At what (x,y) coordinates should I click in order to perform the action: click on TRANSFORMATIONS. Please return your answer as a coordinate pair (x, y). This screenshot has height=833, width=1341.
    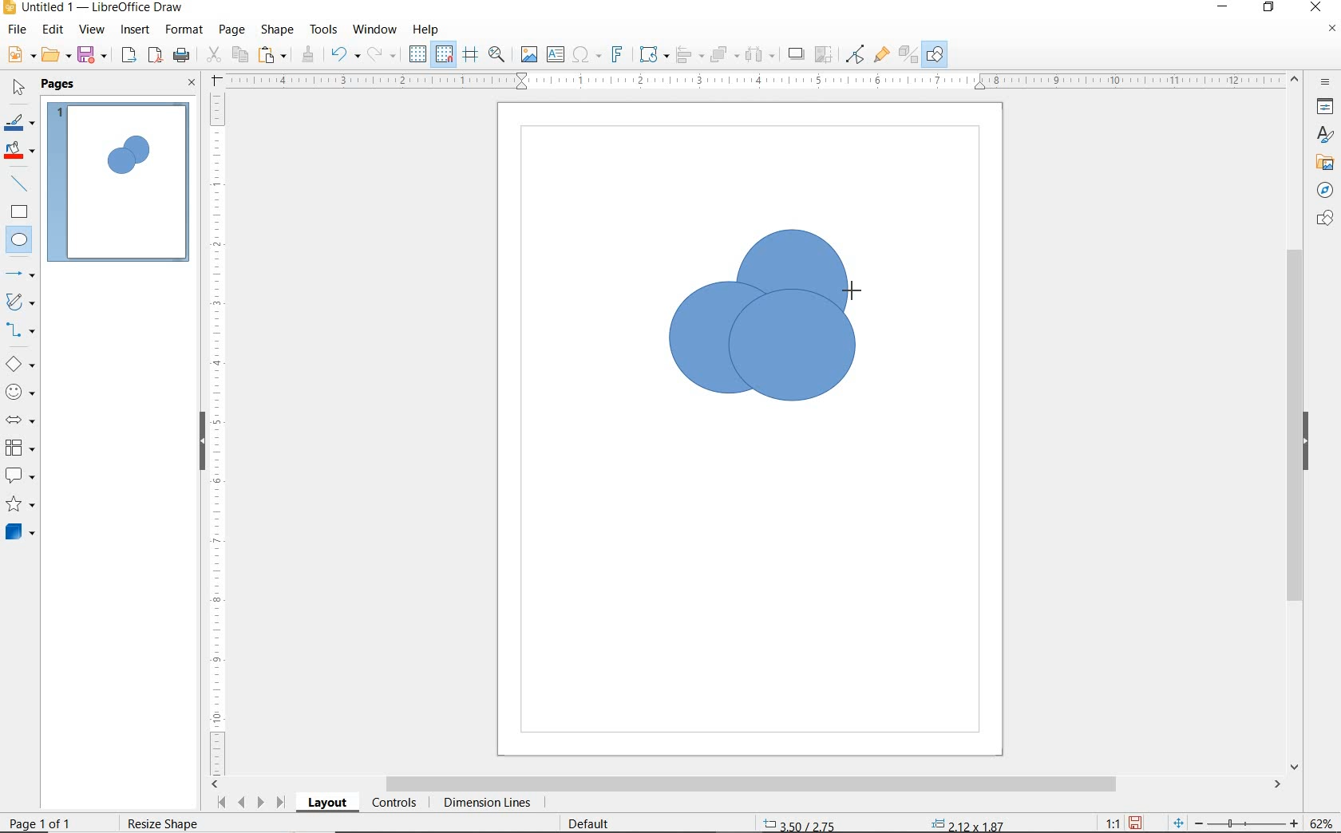
    Looking at the image, I should click on (651, 54).